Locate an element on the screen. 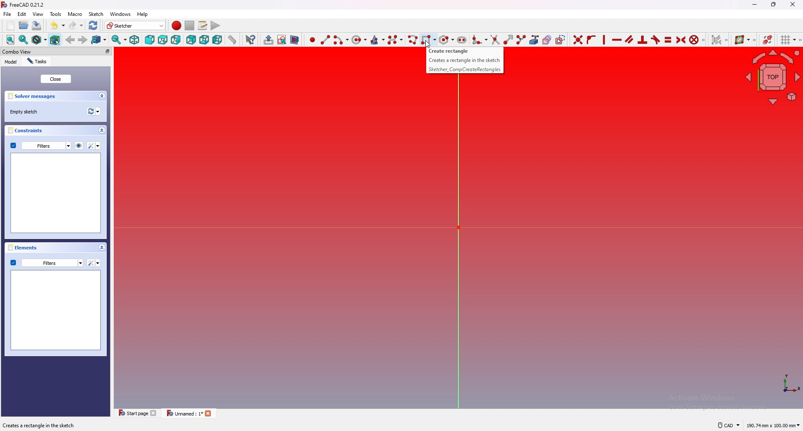 This screenshot has height=431, width=803. toggle construction geometry is located at coordinates (560, 39).